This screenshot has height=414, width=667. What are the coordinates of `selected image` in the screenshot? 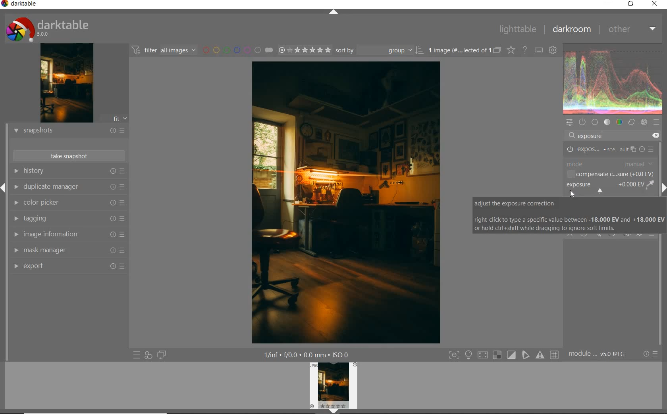 It's located at (347, 202).